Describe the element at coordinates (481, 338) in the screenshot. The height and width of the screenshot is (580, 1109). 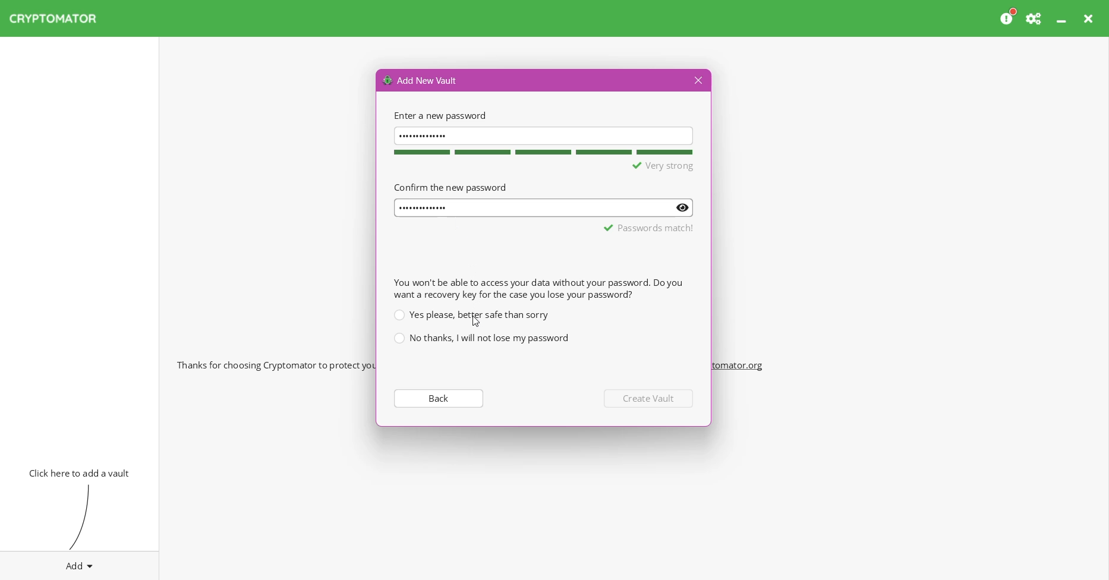
I see `(un)check please, I will not lose my password` at that location.